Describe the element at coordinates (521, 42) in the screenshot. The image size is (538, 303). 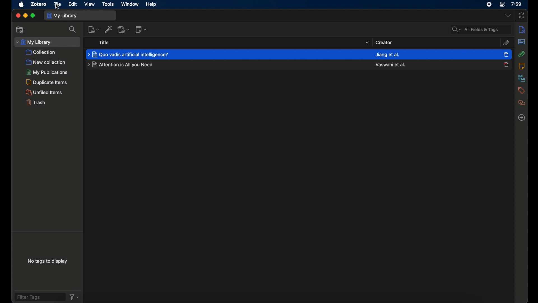
I see `abstract` at that location.